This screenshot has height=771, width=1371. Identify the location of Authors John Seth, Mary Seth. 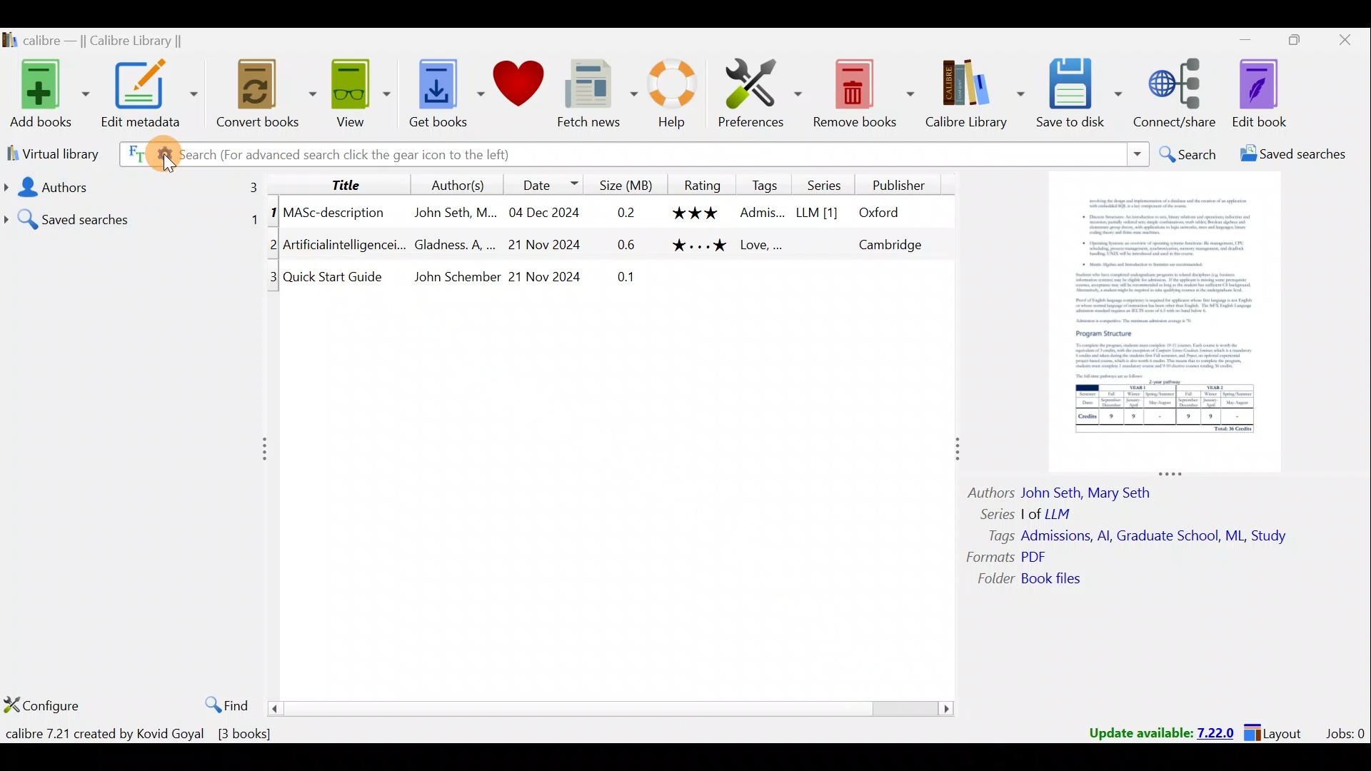
(1071, 490).